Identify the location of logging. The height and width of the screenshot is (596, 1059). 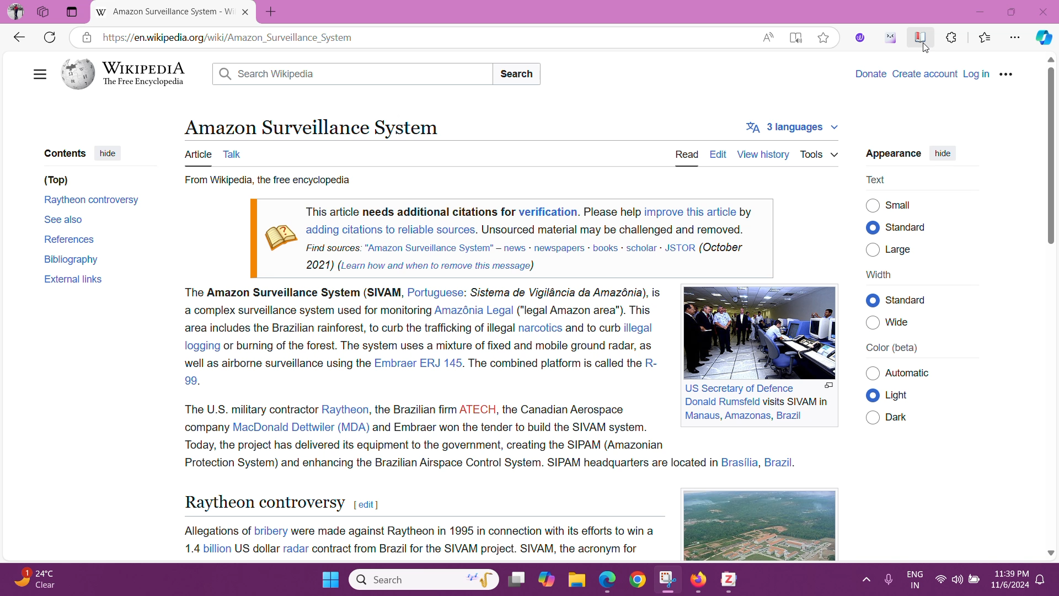
(200, 345).